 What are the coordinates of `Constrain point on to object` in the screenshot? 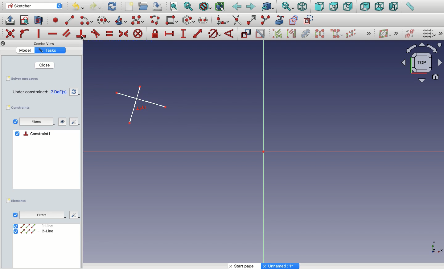 It's located at (25, 34).